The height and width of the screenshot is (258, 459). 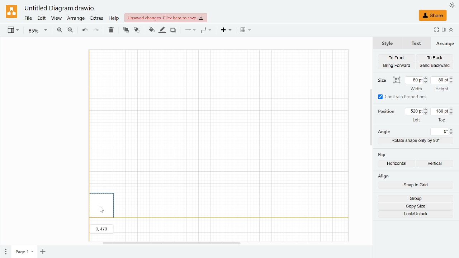 I want to click on Bring forward, so click(x=397, y=65).